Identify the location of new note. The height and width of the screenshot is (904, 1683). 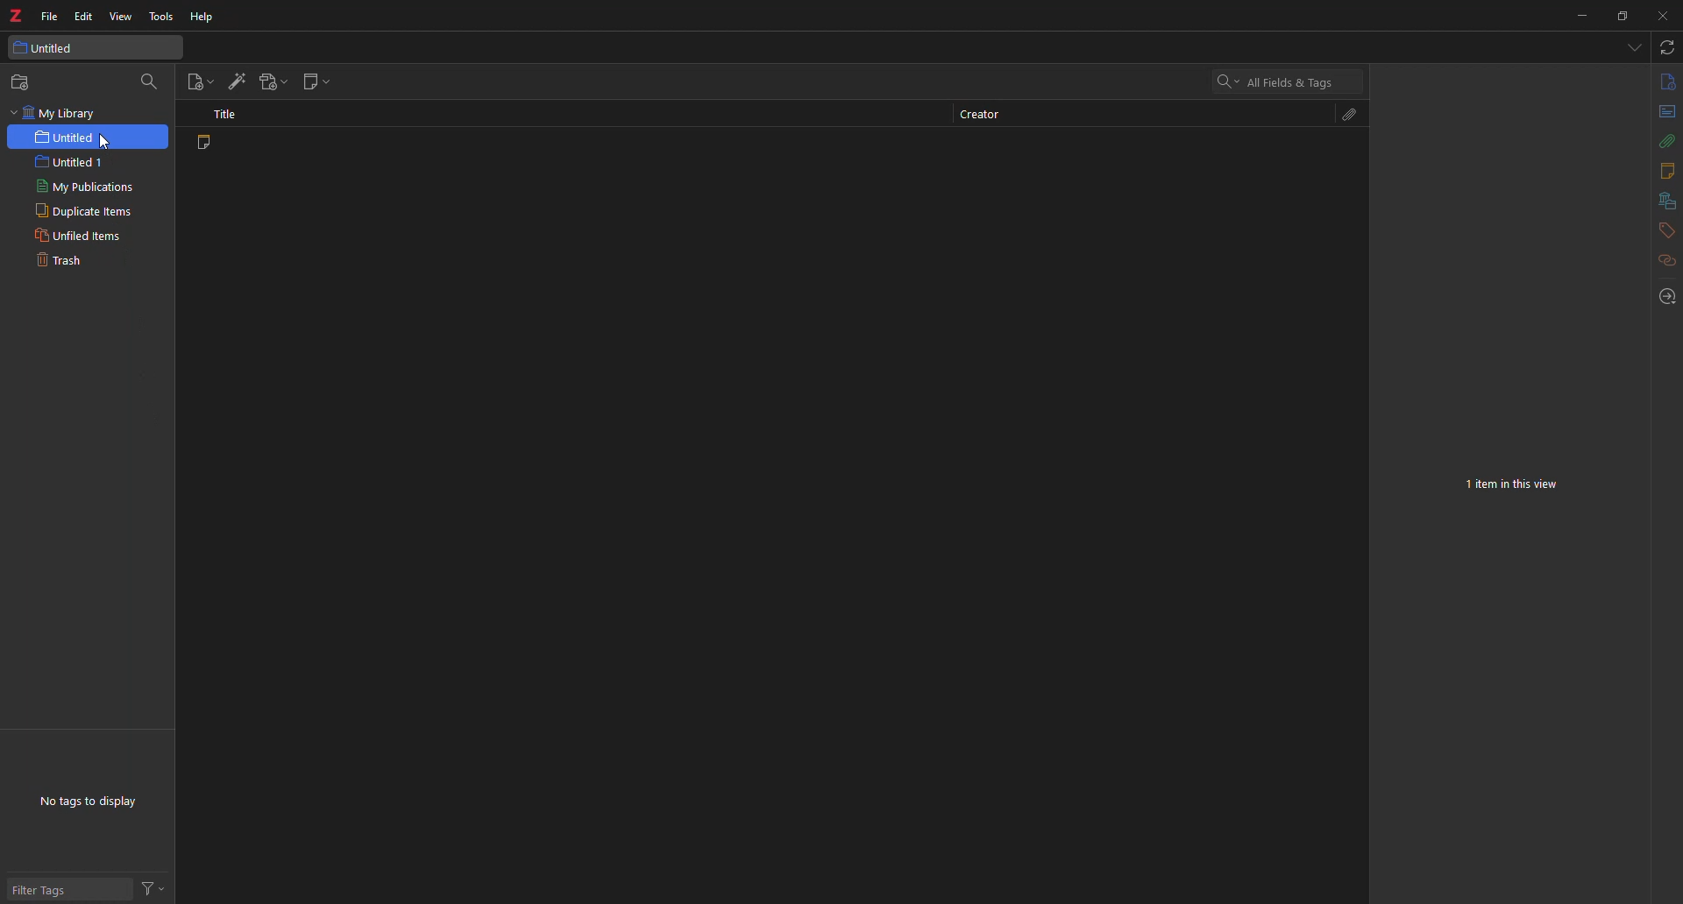
(317, 81).